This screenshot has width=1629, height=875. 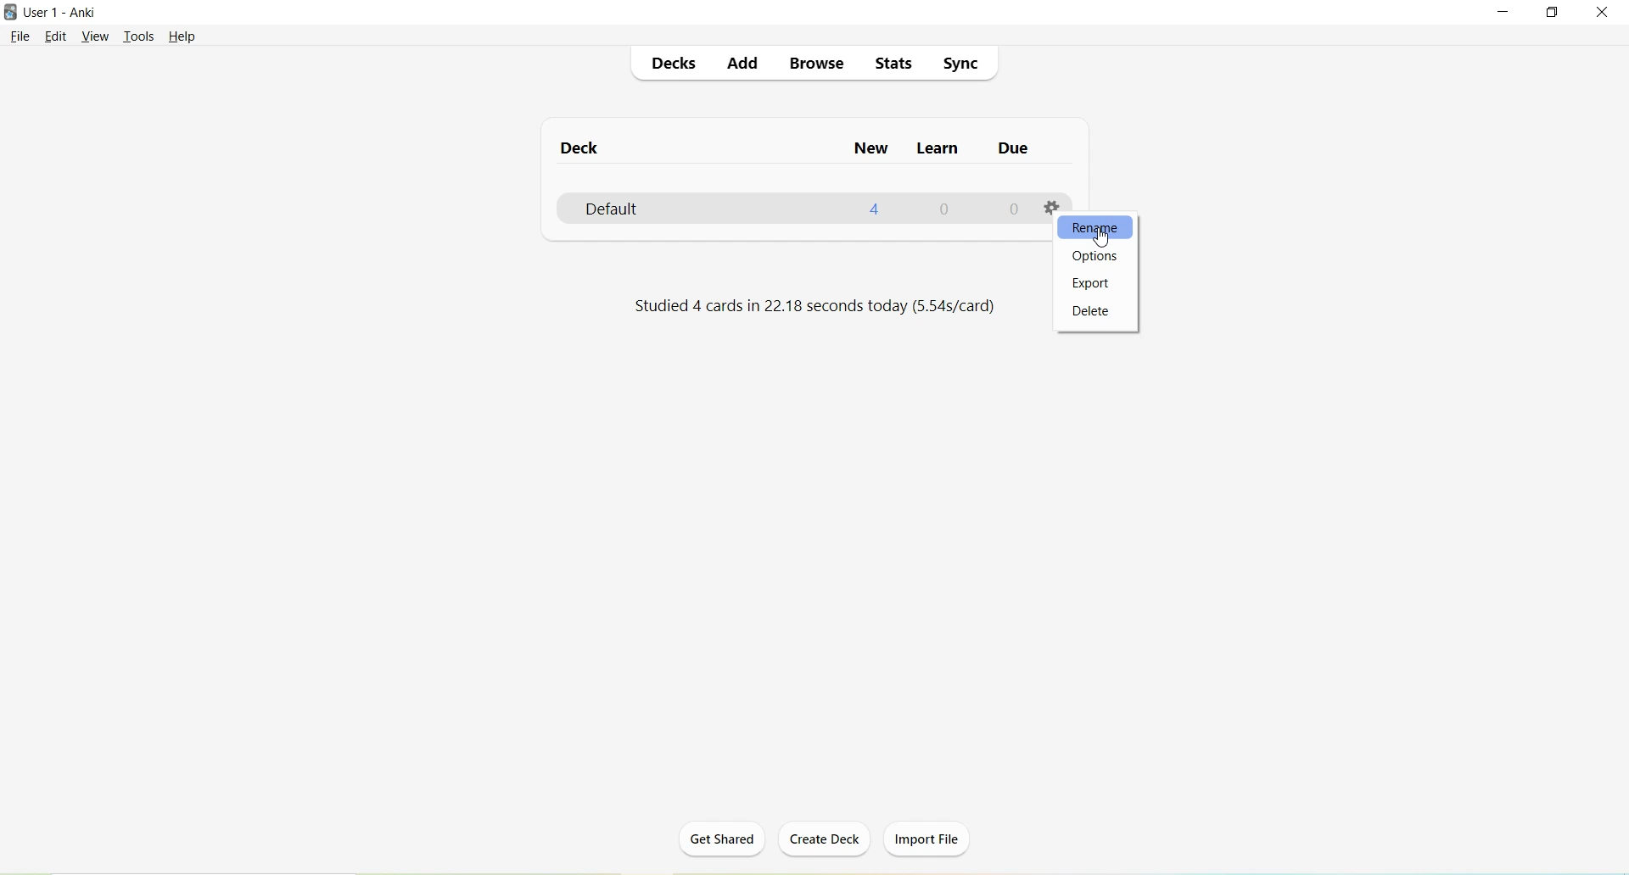 What do you see at coordinates (813, 307) in the screenshot?
I see `Studied 4 cards in 22.18 seconds today (5.54s/card)` at bounding box center [813, 307].